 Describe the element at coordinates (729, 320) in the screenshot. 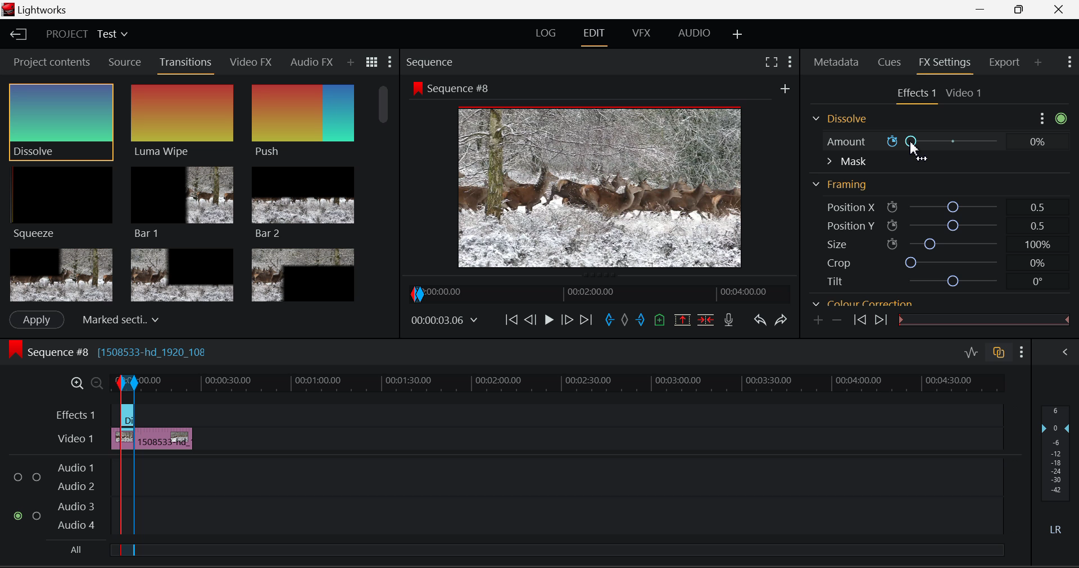

I see `Record Voiceover` at that location.